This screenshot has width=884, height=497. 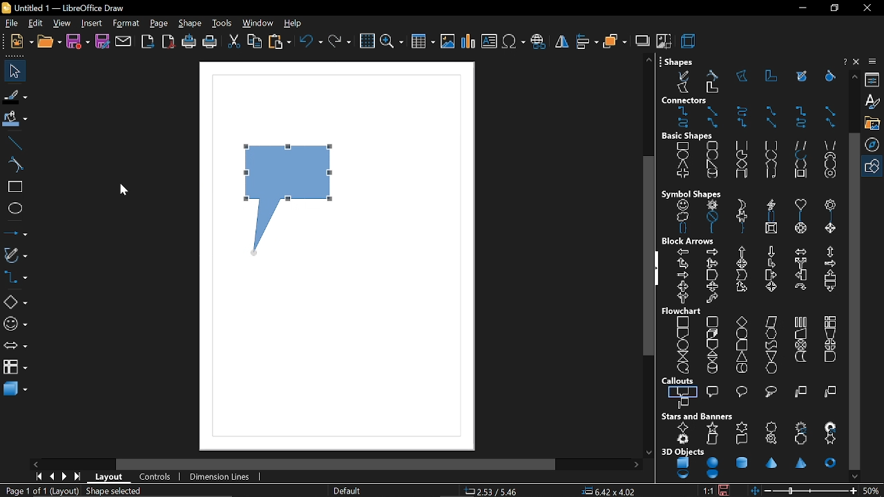 I want to click on close, so click(x=857, y=62).